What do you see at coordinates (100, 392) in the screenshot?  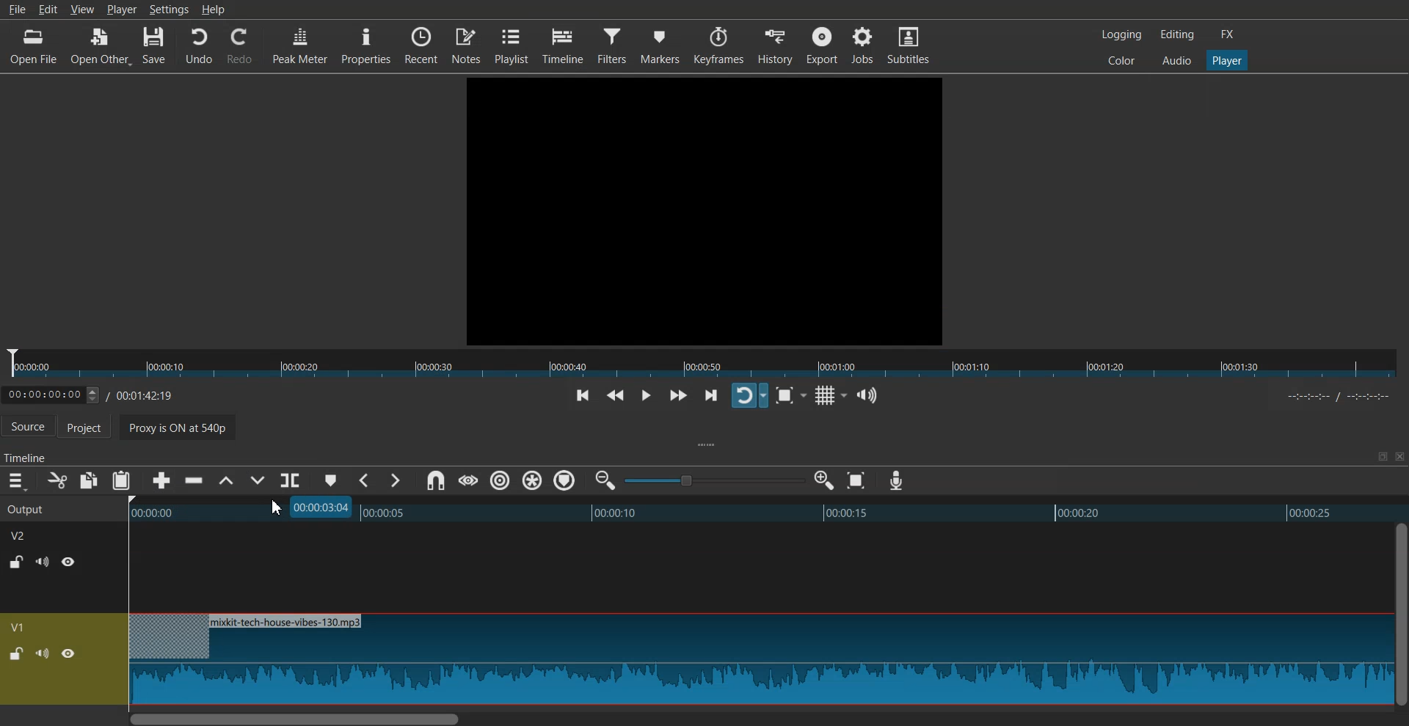 I see `Timeline` at bounding box center [100, 392].